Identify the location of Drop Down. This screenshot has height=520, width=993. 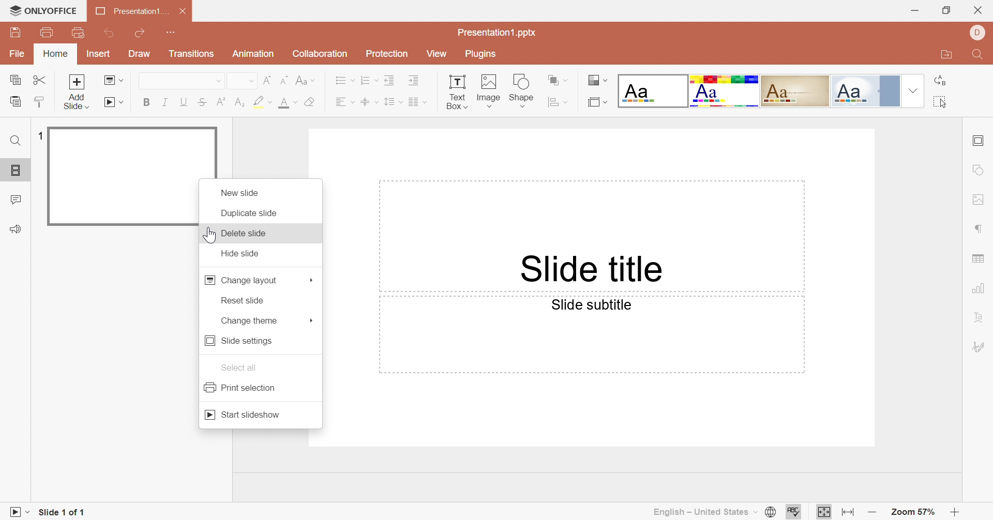
(567, 79).